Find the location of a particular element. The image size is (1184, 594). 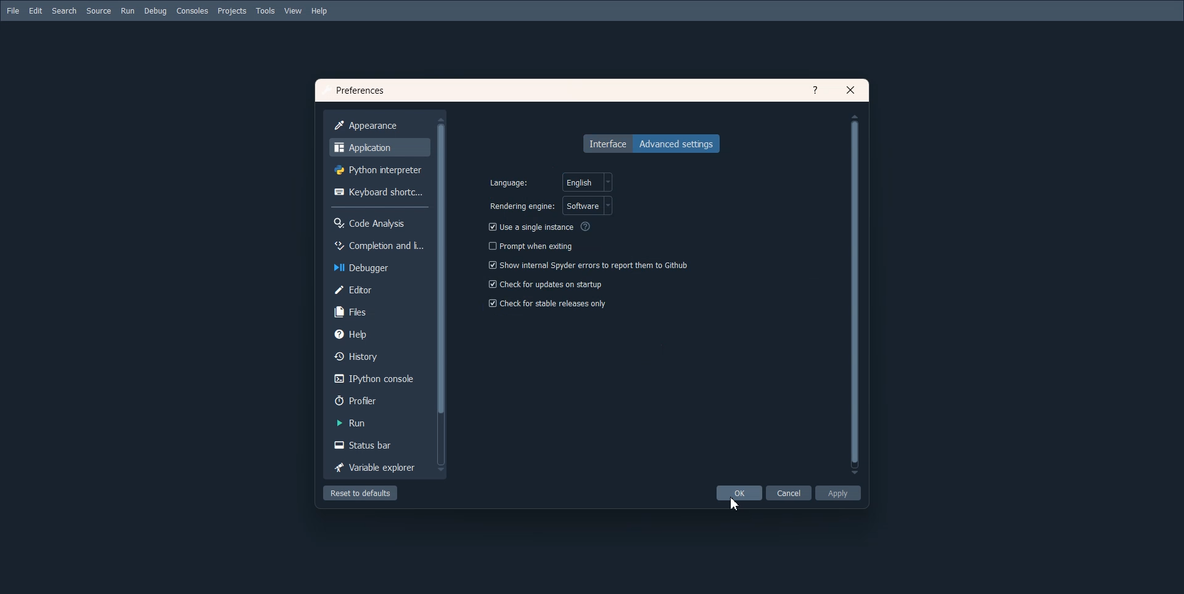

History is located at coordinates (378, 357).